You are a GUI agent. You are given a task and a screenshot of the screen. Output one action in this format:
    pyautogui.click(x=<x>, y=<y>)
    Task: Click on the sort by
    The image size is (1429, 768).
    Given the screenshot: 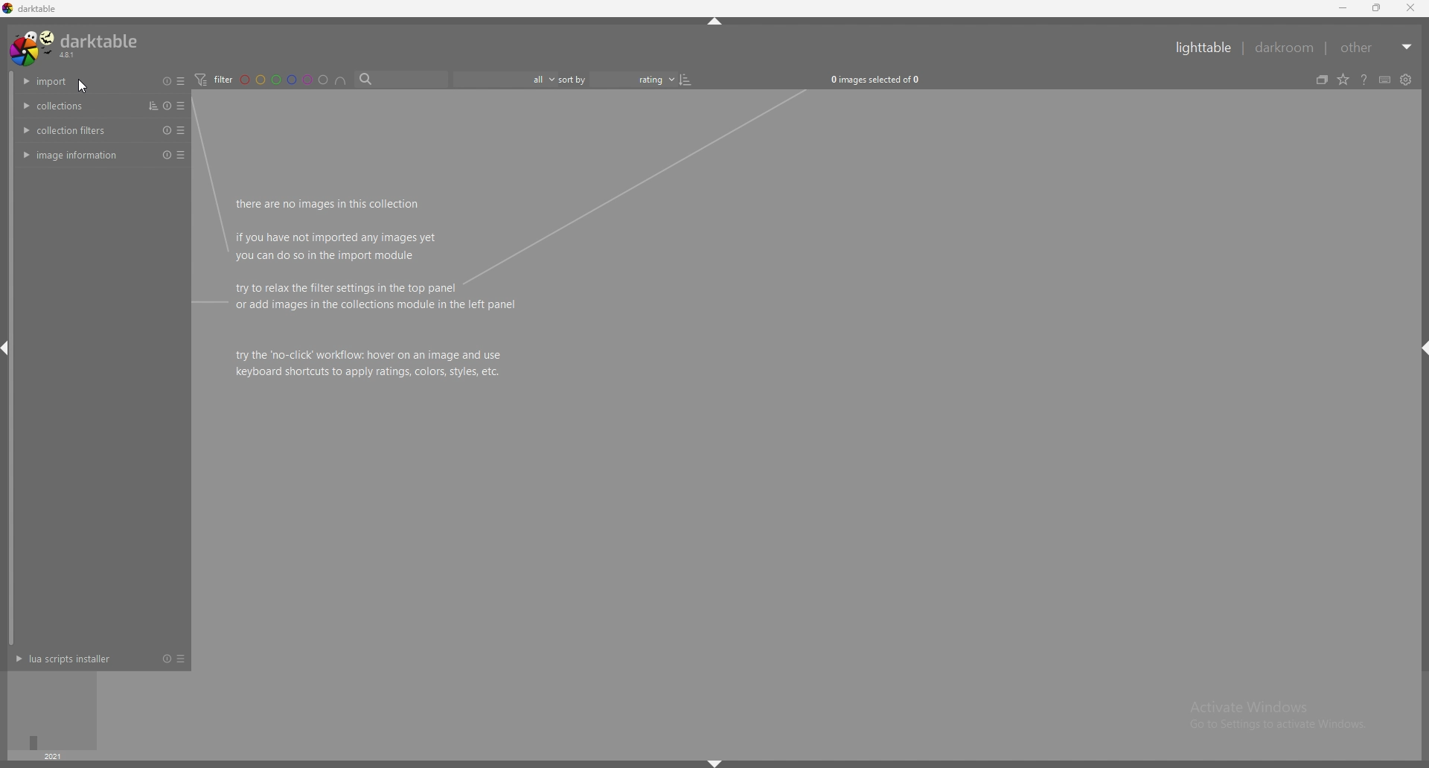 What is the action you would take?
    pyautogui.click(x=617, y=79)
    